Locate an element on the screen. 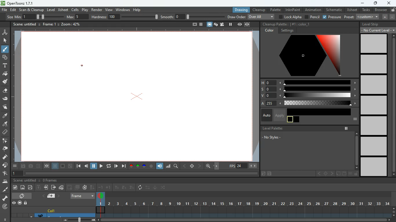 This screenshot has height=222, width=396. -1 is located at coordinates (101, 187).